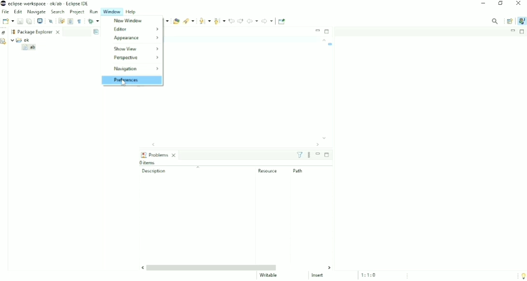  Describe the element at coordinates (30, 48) in the screenshot. I see `ab` at that location.